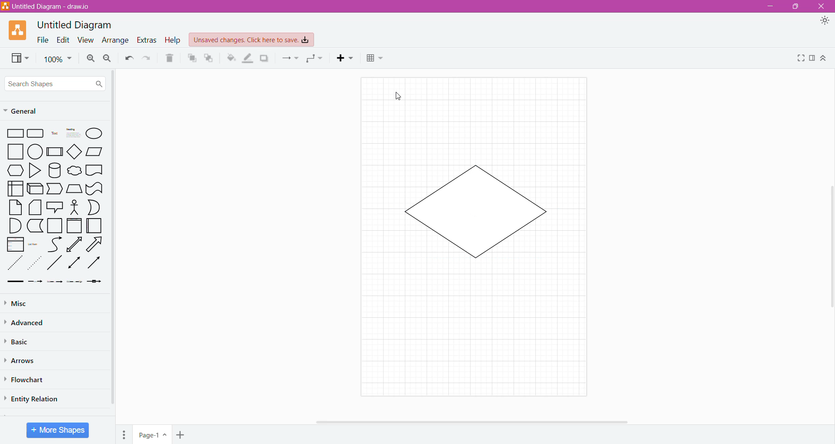 The image size is (835, 444). I want to click on View, so click(84, 40).